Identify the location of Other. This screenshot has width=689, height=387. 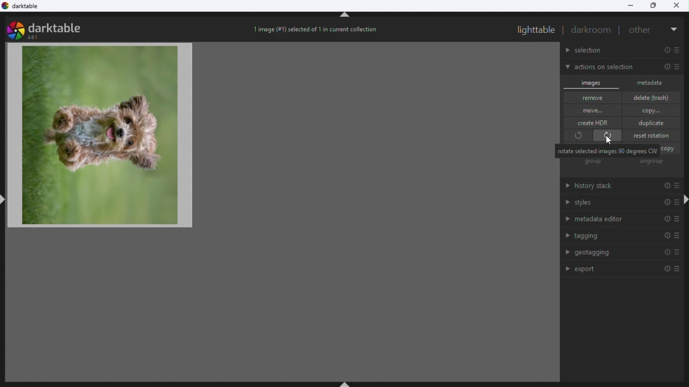
(642, 28).